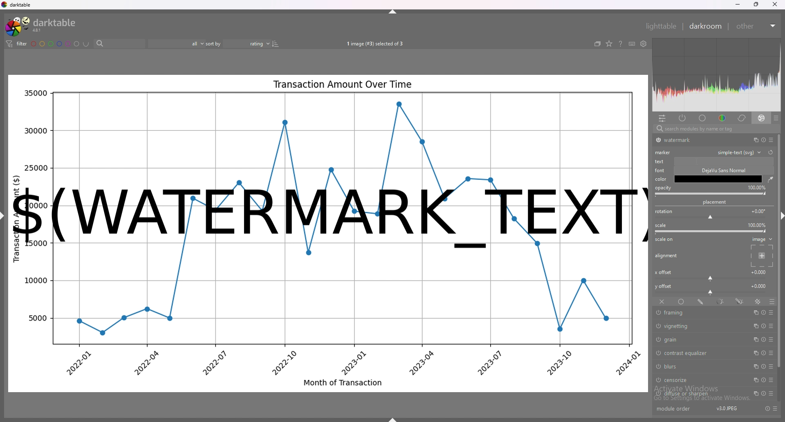  I want to click on vignetting, so click(700, 327).